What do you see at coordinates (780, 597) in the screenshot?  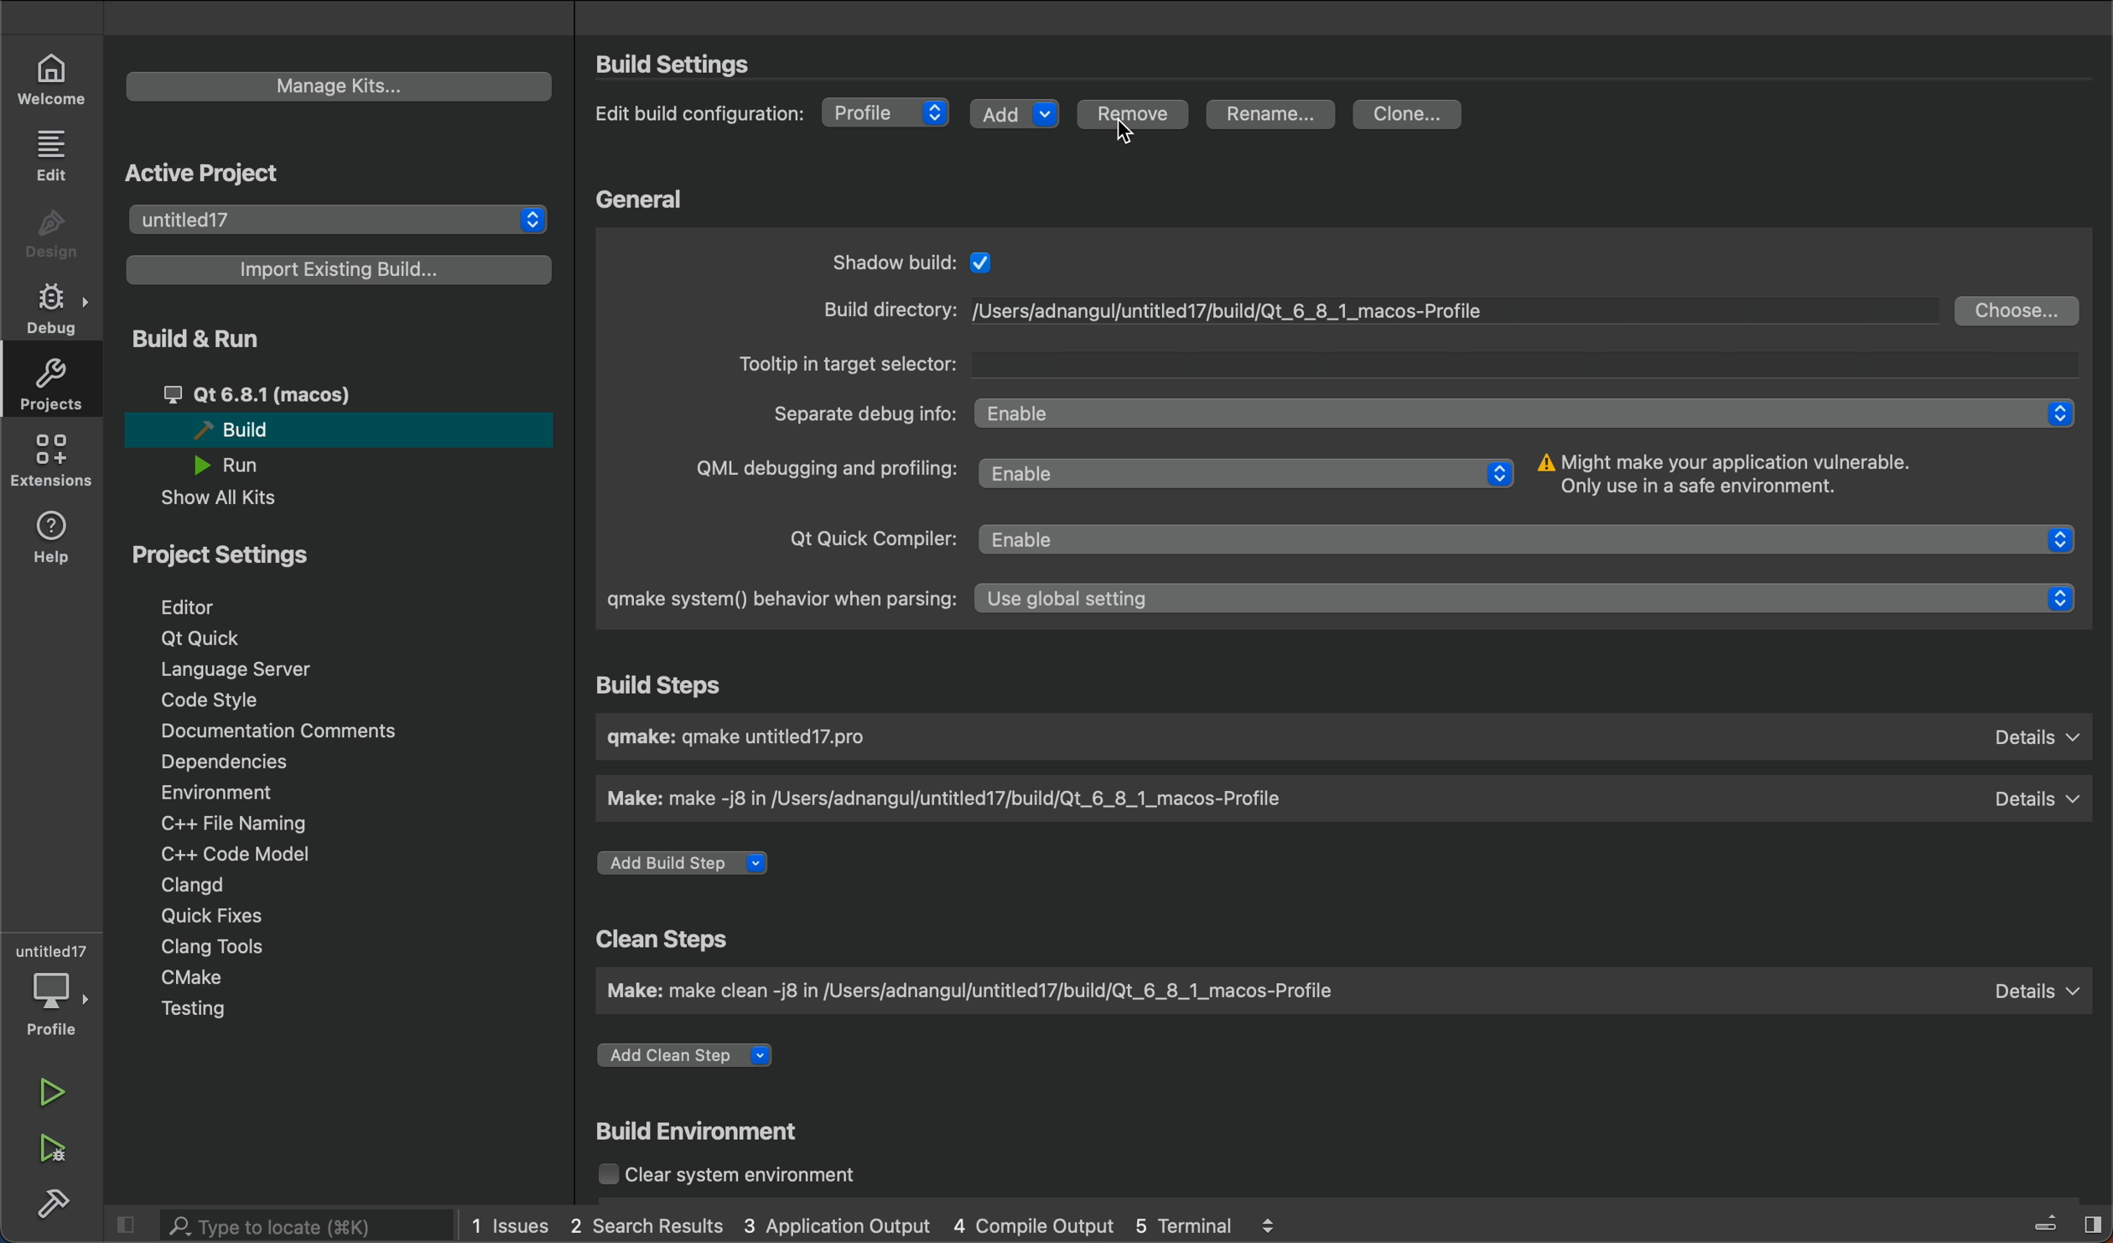 I see `qmake system` at bounding box center [780, 597].